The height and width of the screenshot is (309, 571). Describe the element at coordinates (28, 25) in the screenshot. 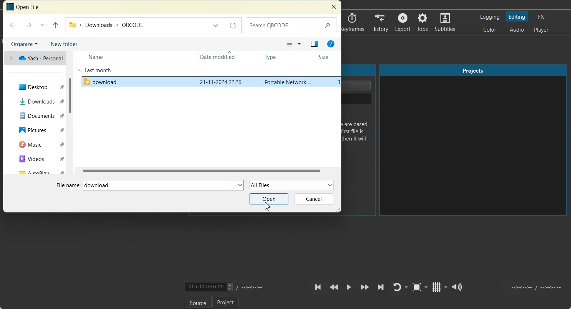

I see `Go Forward` at that location.